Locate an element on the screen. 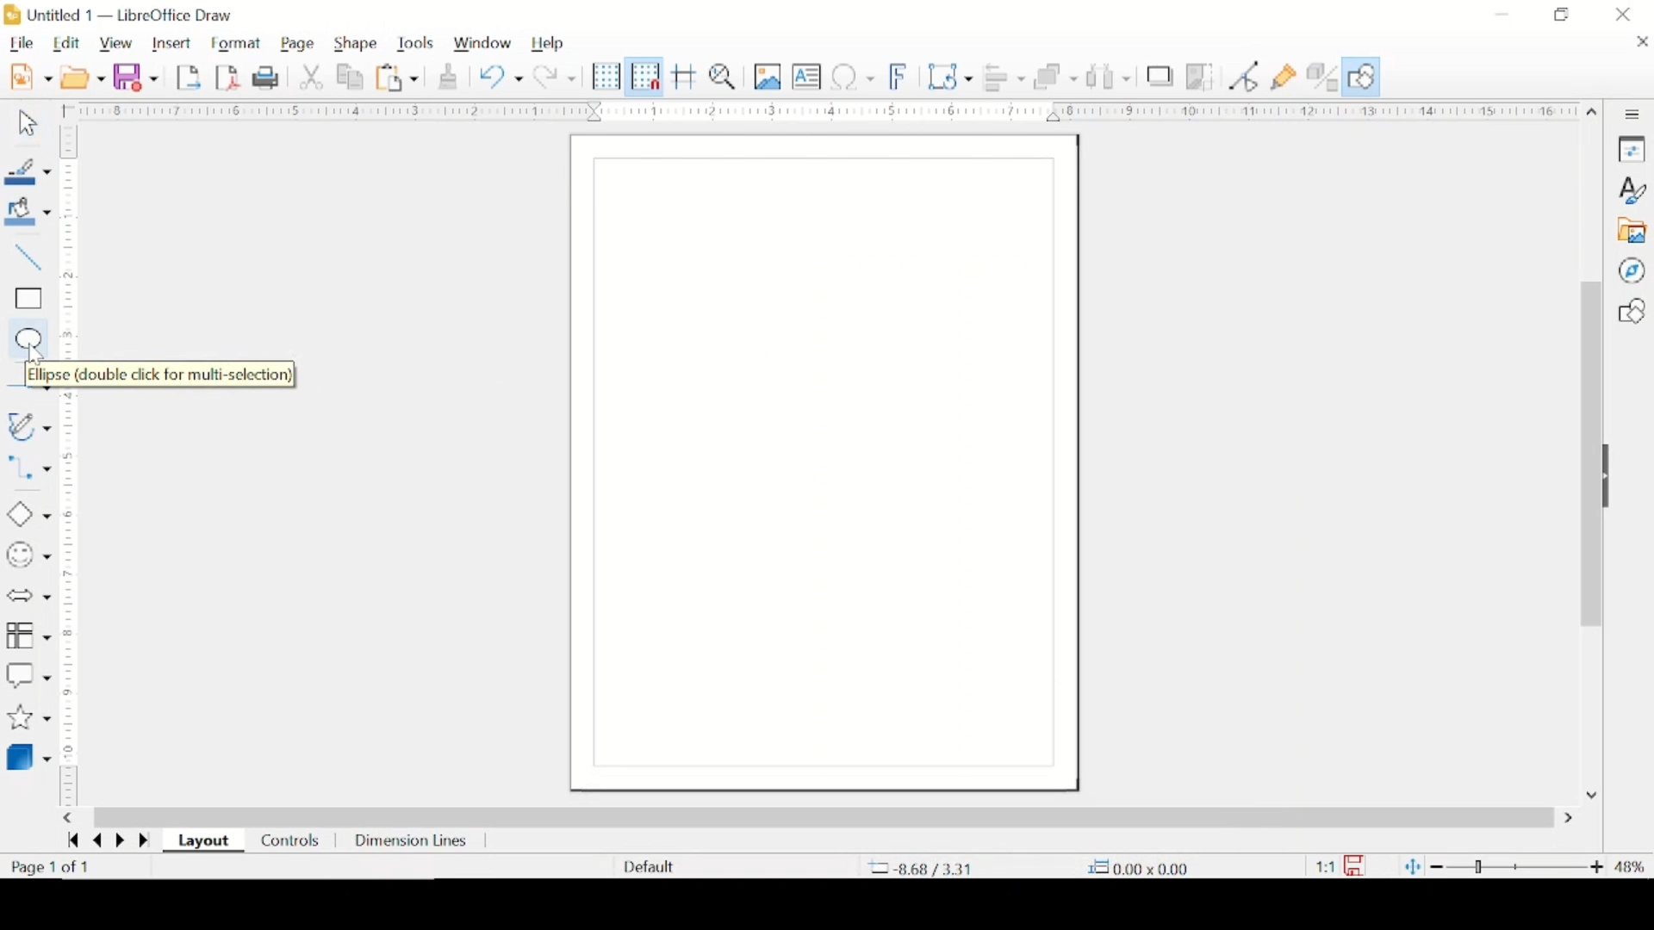 This screenshot has width=1654, height=930. page is located at coordinates (300, 44).